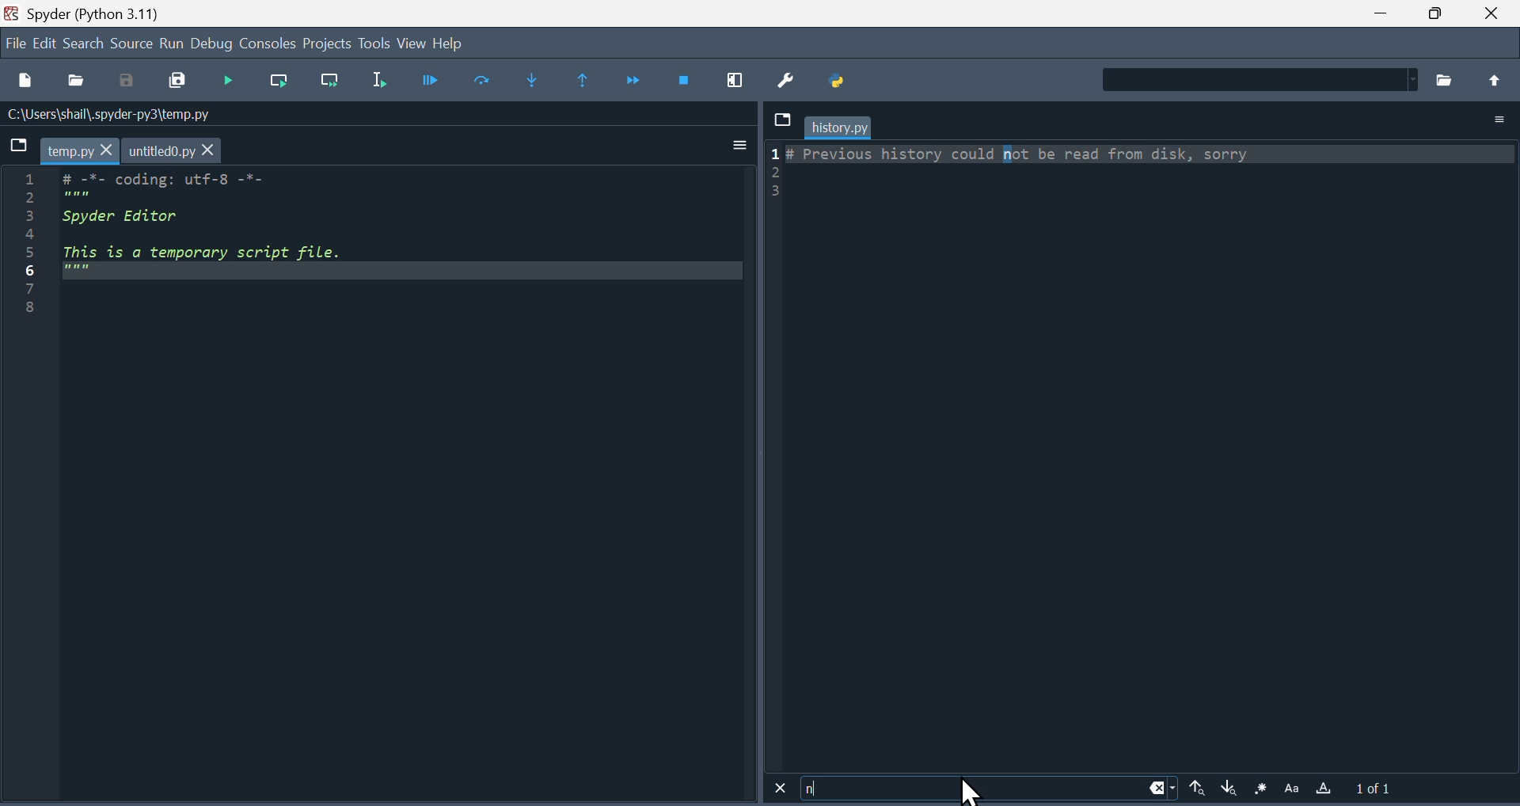 Image resolution: width=1520 pixels, height=806 pixels. What do you see at coordinates (990, 790) in the screenshot?
I see `Search bar with n` at bounding box center [990, 790].